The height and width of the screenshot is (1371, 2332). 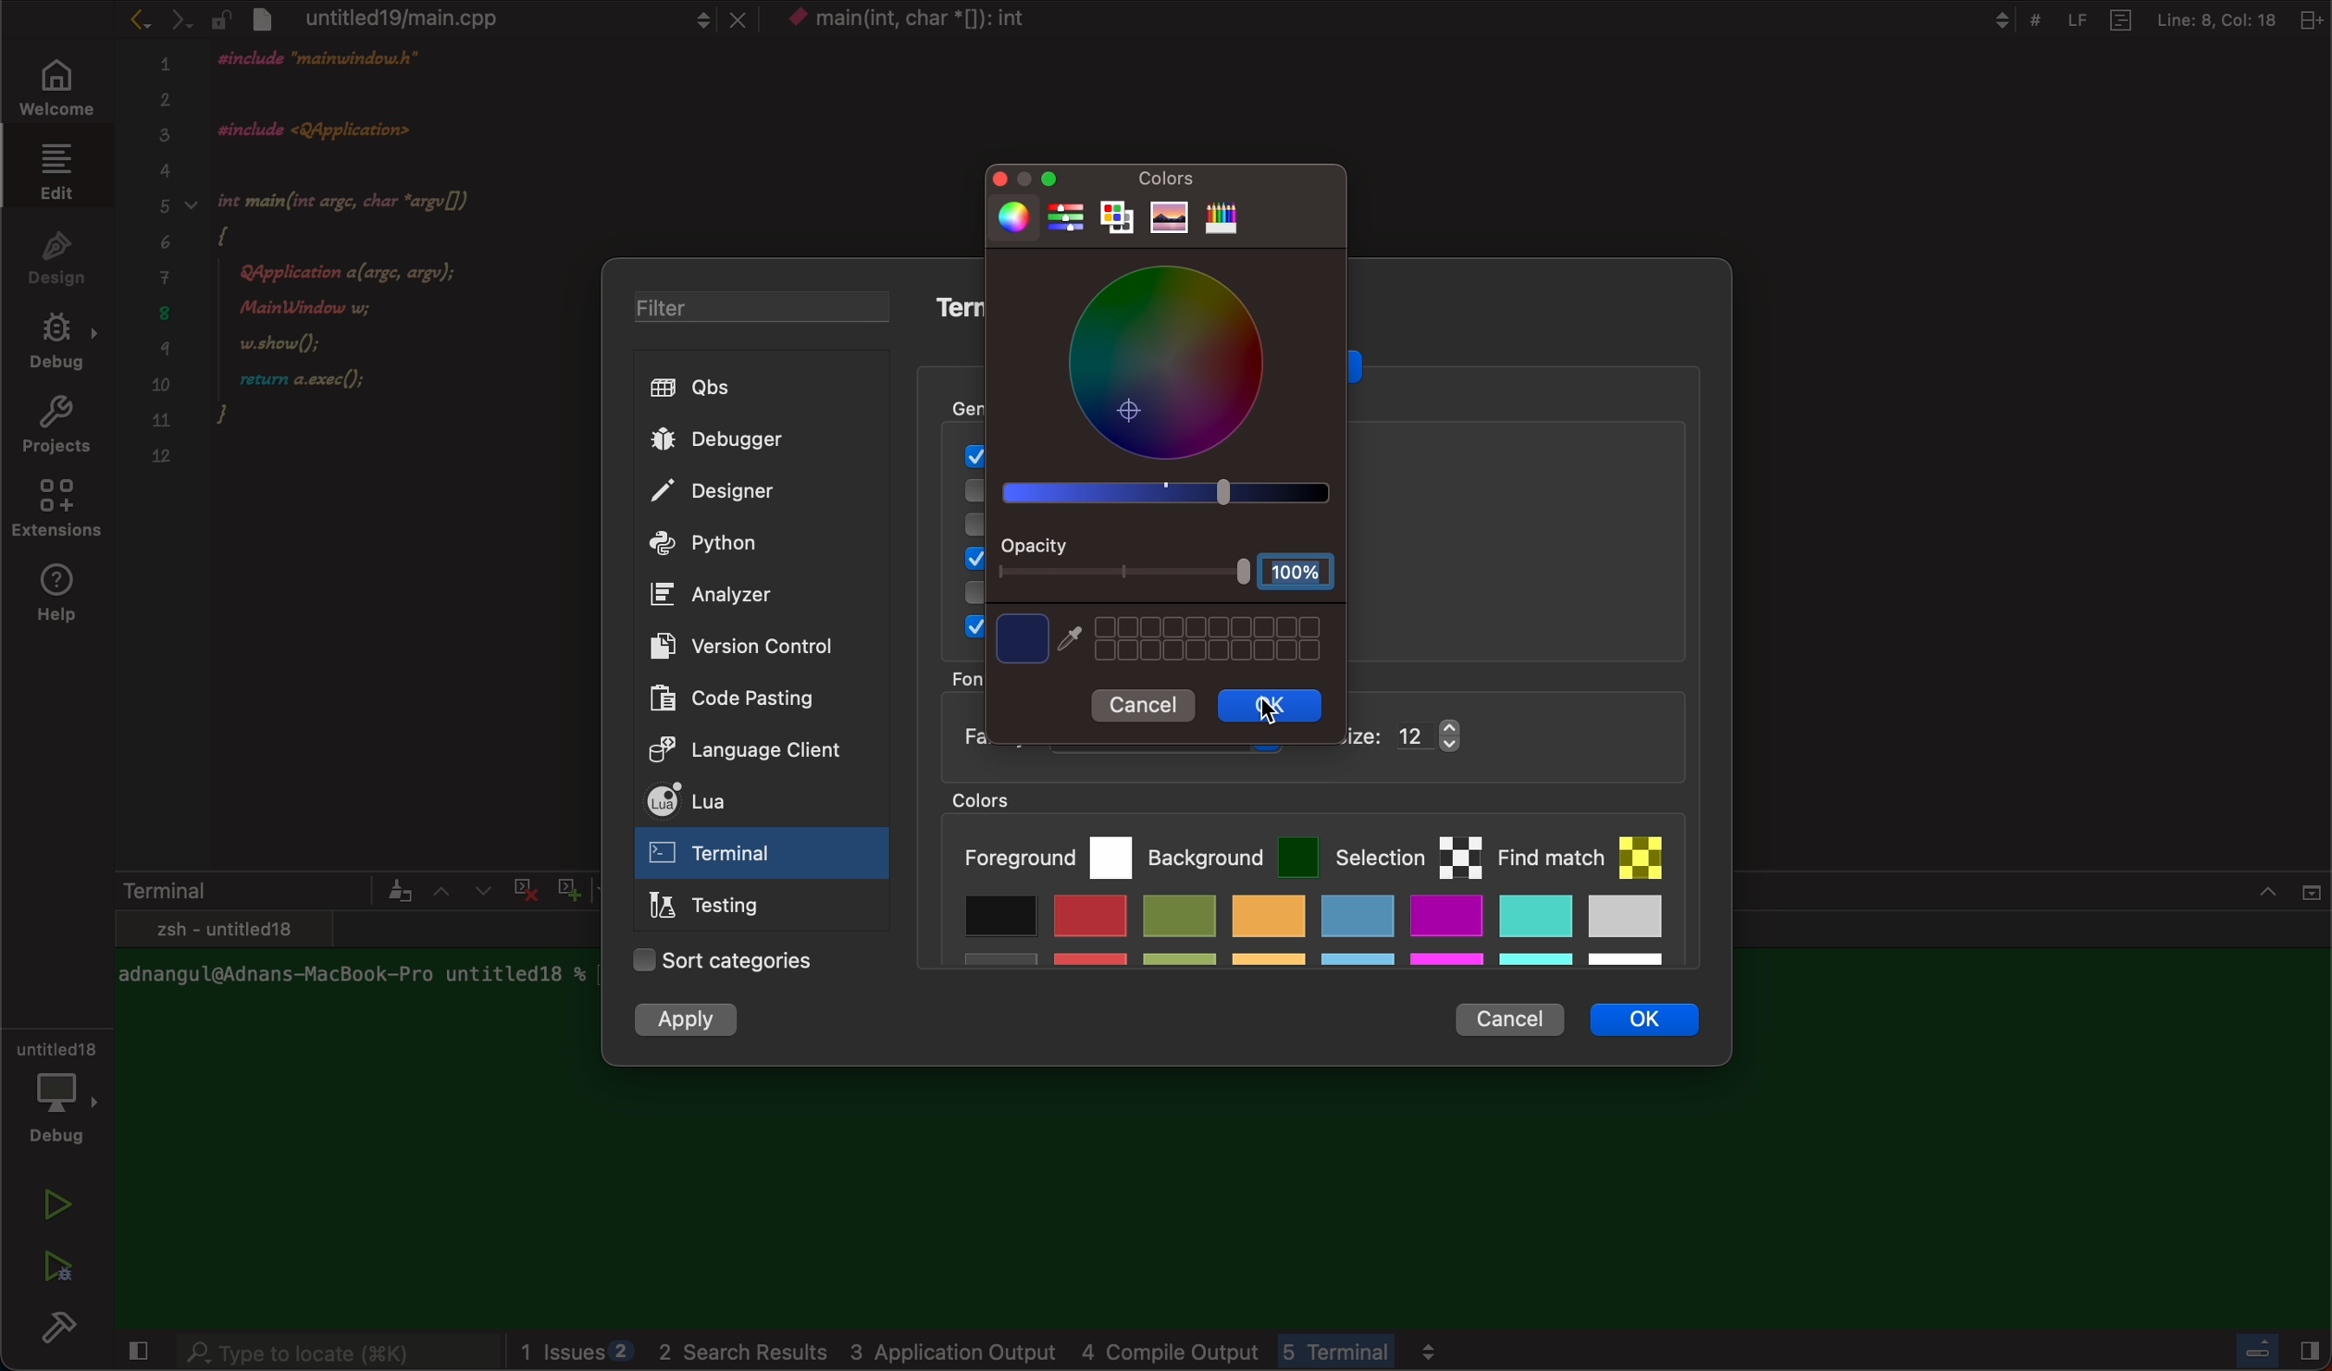 I want to click on close bar, so click(x=2240, y=902).